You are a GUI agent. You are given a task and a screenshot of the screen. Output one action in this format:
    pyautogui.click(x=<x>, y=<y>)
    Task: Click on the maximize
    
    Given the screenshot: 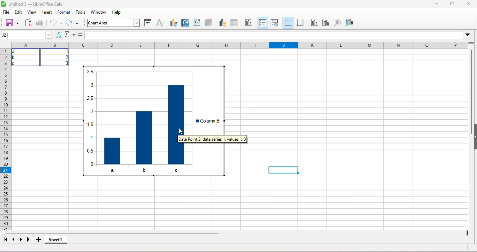 What is the action you would take?
    pyautogui.click(x=452, y=5)
    